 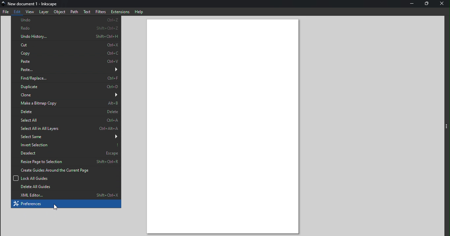 What do you see at coordinates (65, 21) in the screenshot?
I see `Undo` at bounding box center [65, 21].